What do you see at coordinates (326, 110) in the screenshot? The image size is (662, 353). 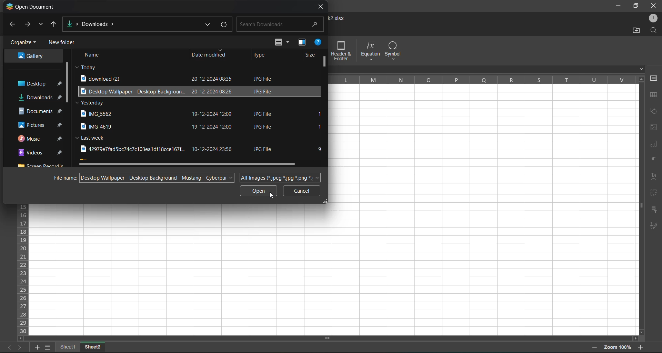 I see `scroll bar` at bounding box center [326, 110].